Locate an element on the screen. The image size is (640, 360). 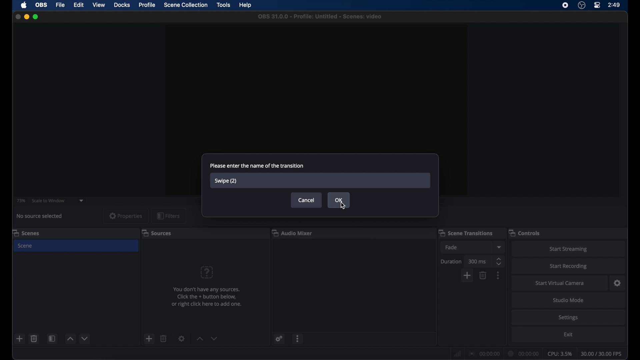
obs is located at coordinates (41, 4).